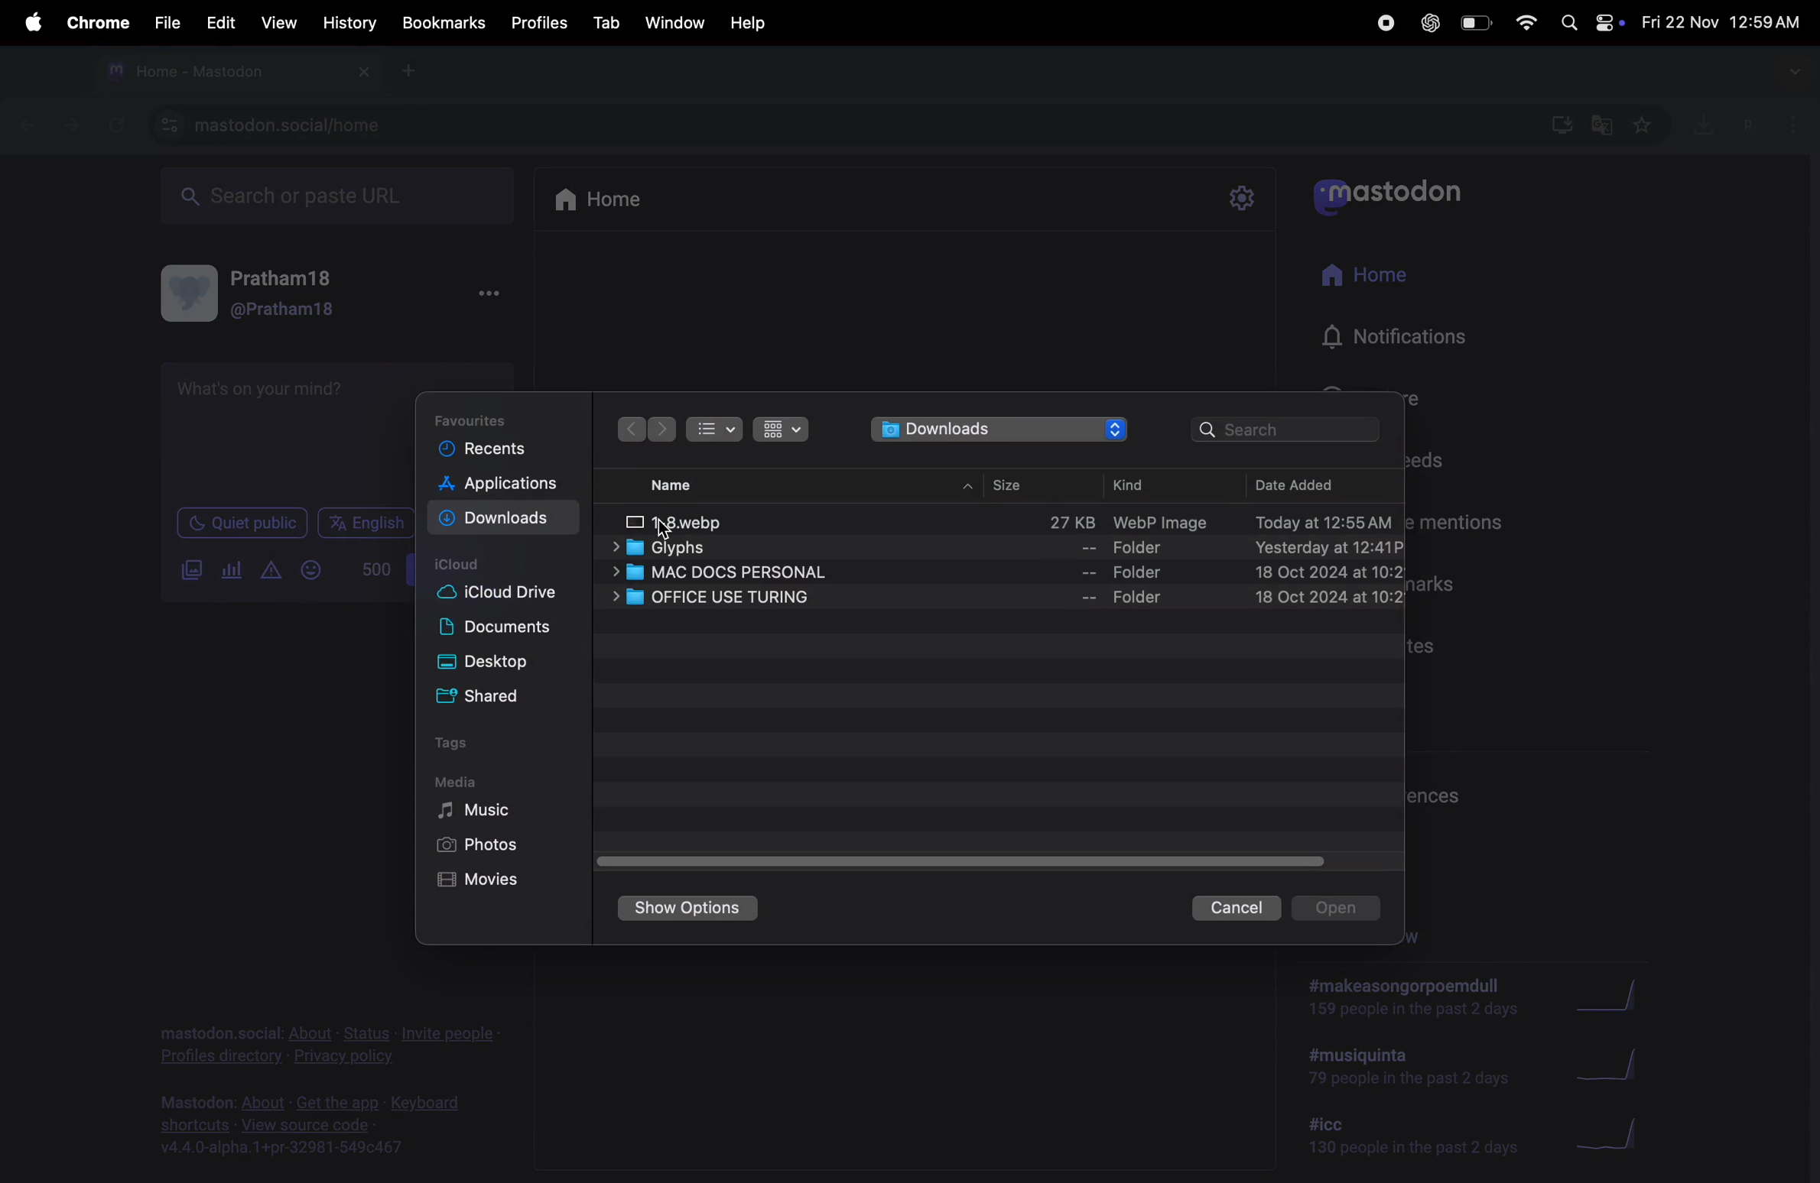 The width and height of the screenshot is (1820, 1183). What do you see at coordinates (1789, 121) in the screenshot?
I see `options` at bounding box center [1789, 121].